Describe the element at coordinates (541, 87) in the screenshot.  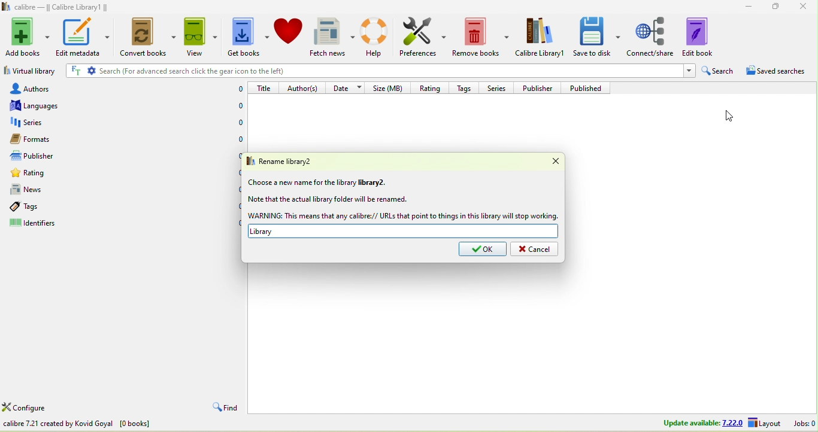
I see `publisher` at that location.